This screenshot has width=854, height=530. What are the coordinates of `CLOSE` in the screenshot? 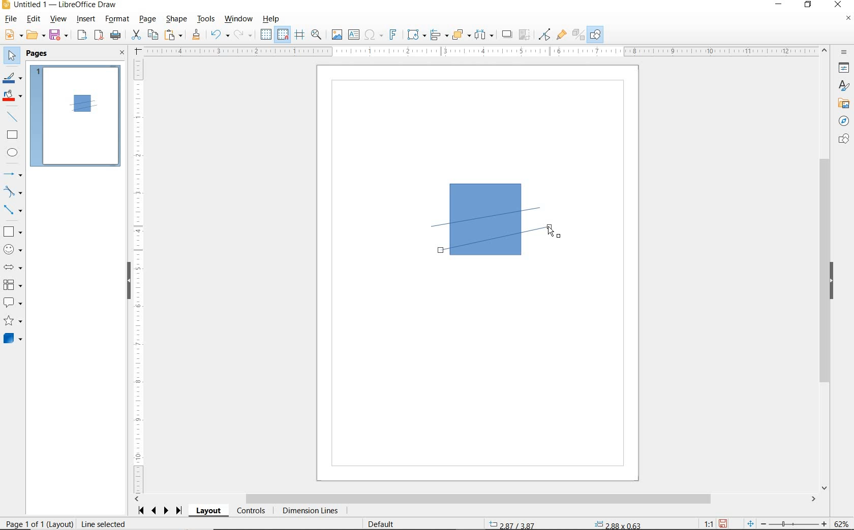 It's located at (123, 53).